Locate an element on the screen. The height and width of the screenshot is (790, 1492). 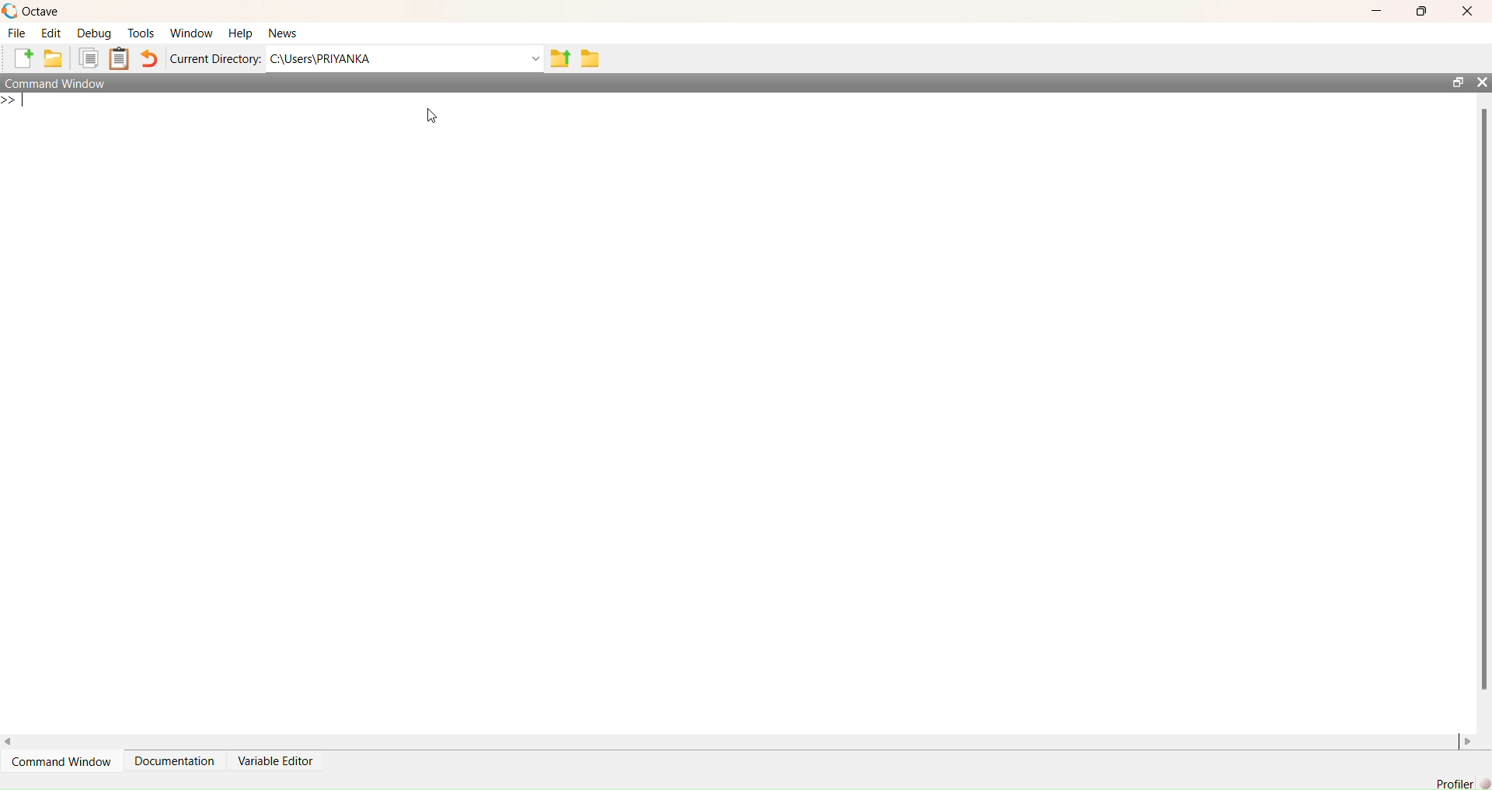
logo is located at coordinates (11, 12).